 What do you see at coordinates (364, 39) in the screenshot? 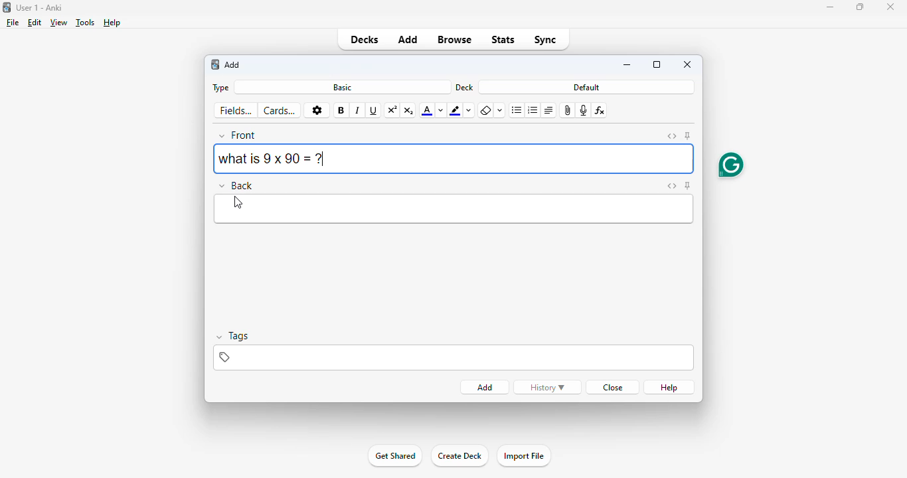
I see `decks` at bounding box center [364, 39].